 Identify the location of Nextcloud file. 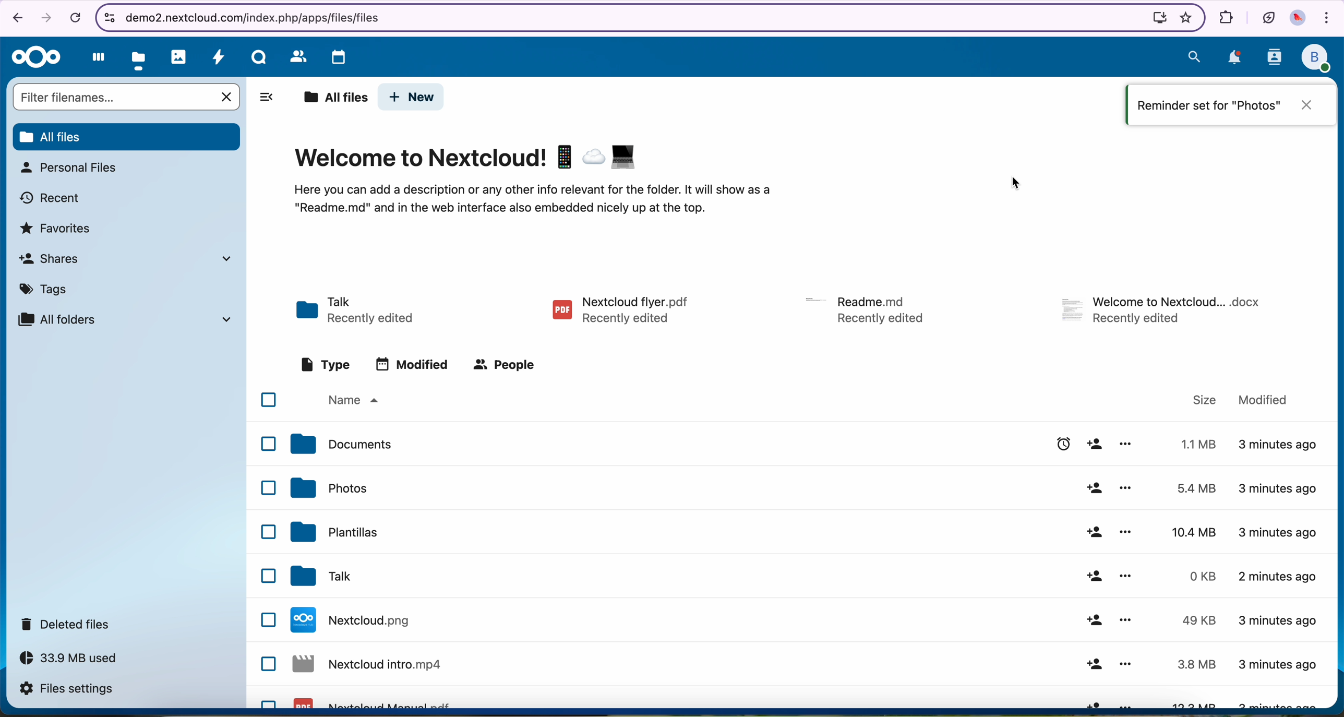
(371, 666).